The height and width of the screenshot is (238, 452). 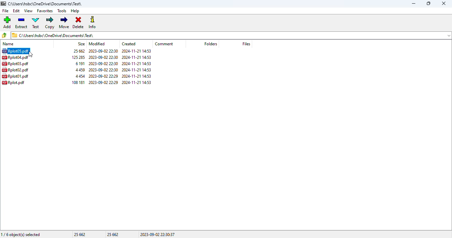 What do you see at coordinates (137, 63) in the screenshot?
I see `created date & time` at bounding box center [137, 63].